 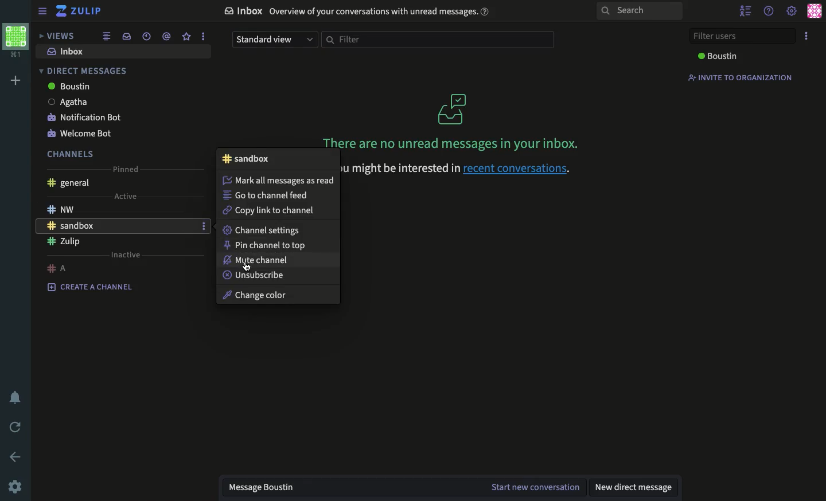 What do you see at coordinates (68, 51) in the screenshot?
I see `inbox` at bounding box center [68, 51].